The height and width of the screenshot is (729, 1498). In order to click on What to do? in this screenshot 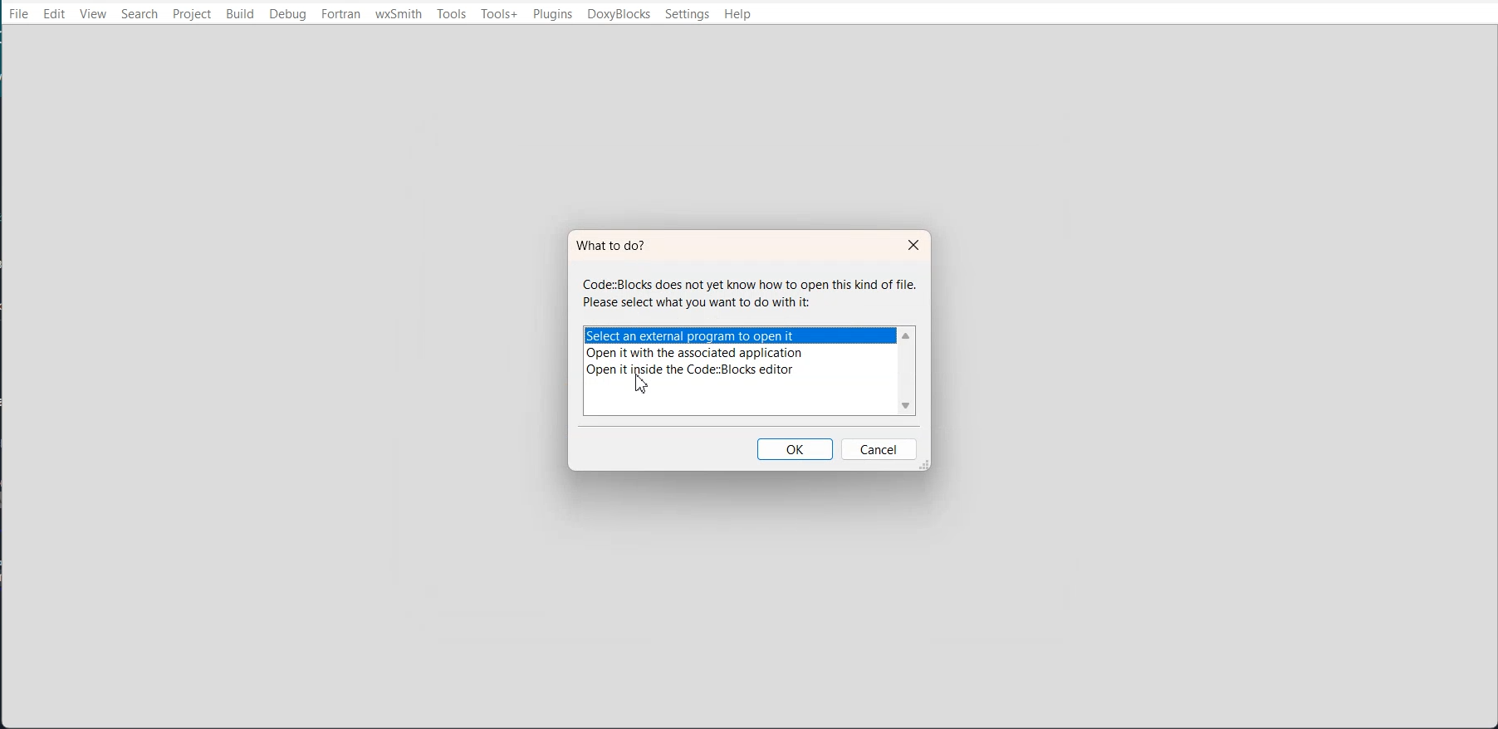, I will do `click(614, 245)`.